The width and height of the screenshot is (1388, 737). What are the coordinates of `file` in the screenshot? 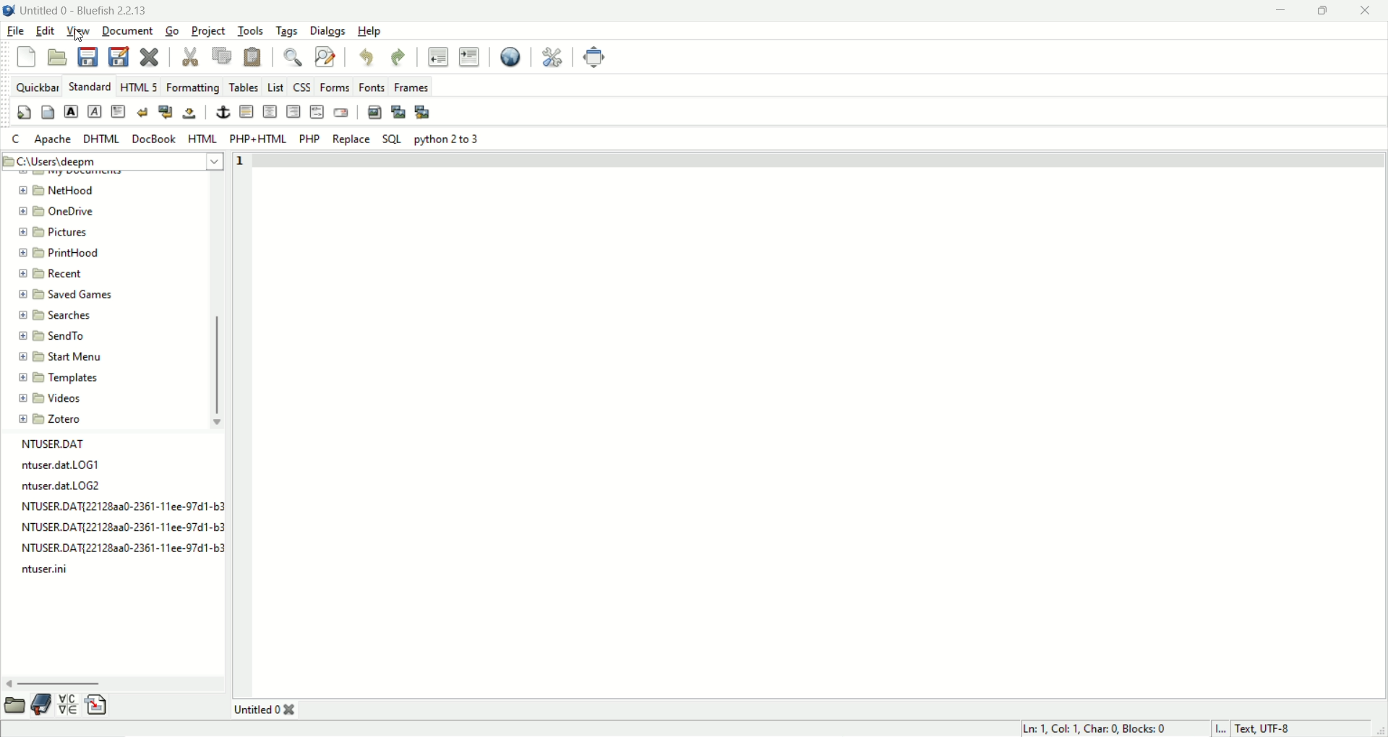 It's located at (70, 444).